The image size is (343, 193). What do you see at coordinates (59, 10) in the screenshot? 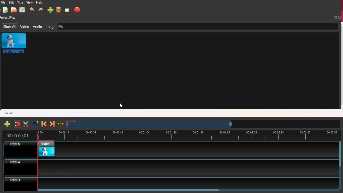
I see `movie` at bounding box center [59, 10].